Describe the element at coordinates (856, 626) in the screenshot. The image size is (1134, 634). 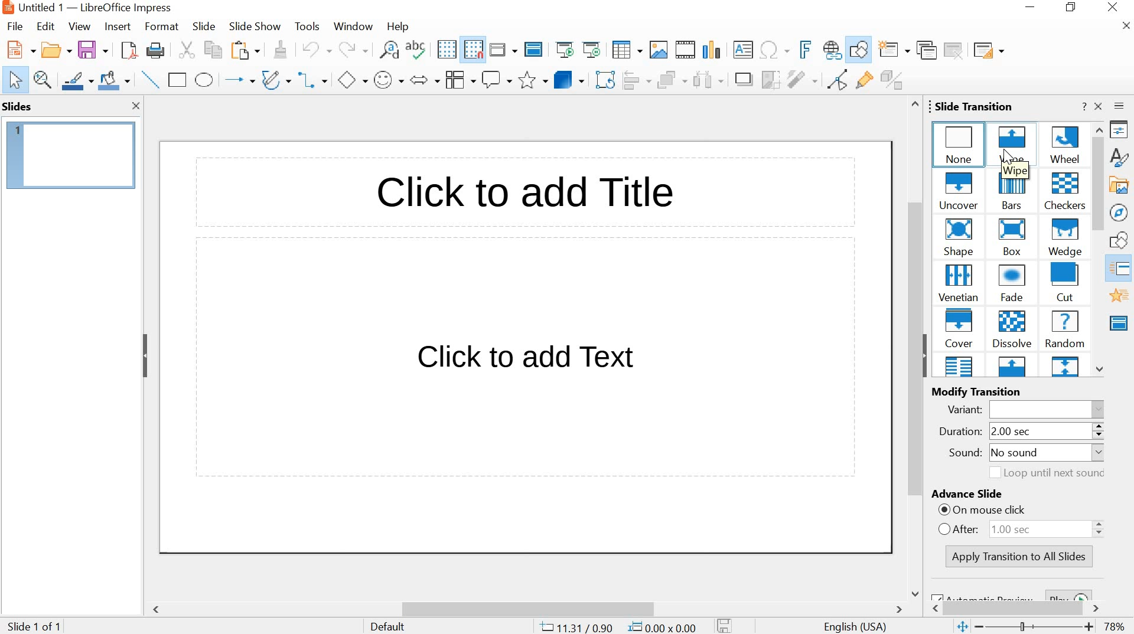
I see `TEXT LANGUAGE` at that location.